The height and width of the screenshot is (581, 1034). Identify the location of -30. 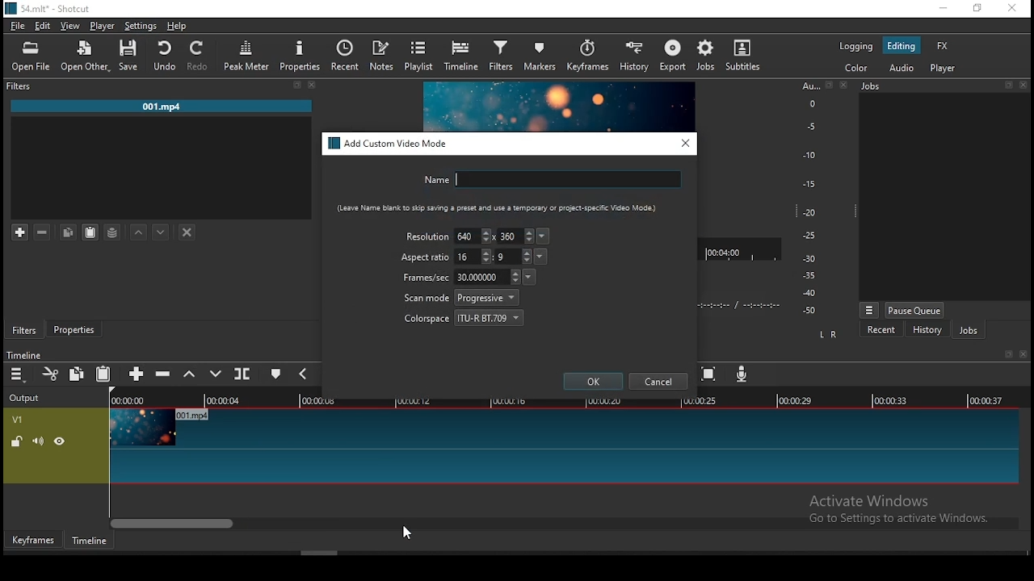
(812, 258).